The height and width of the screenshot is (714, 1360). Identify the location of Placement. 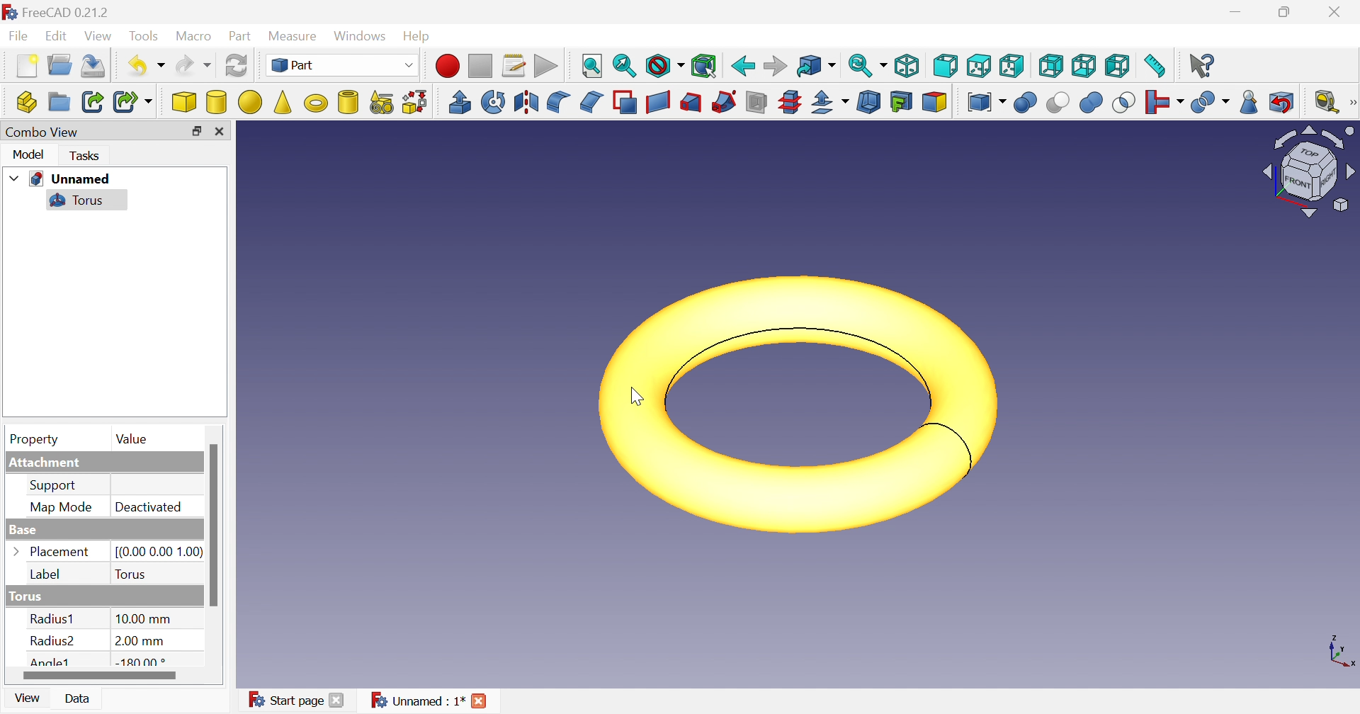
(60, 553).